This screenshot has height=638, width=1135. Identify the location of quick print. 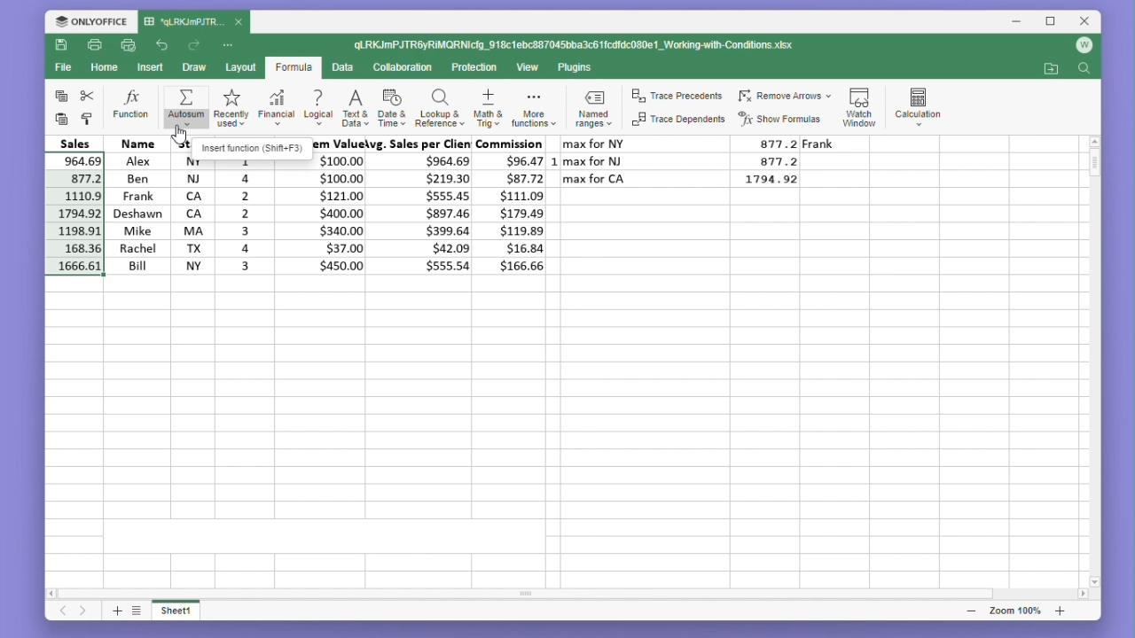
(126, 44).